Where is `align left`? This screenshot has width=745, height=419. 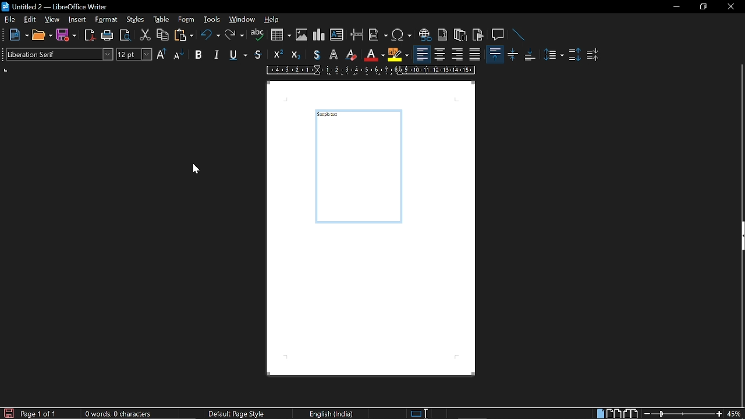
align left is located at coordinates (423, 55).